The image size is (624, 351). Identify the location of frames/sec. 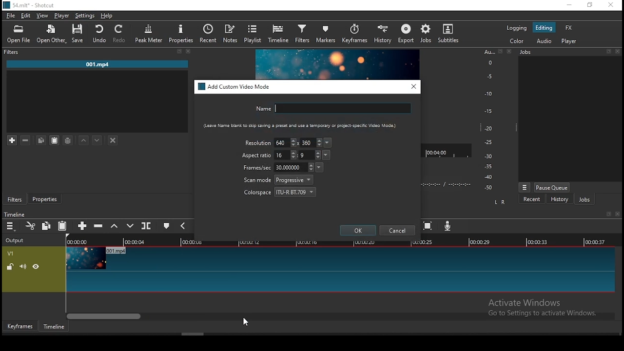
(277, 167).